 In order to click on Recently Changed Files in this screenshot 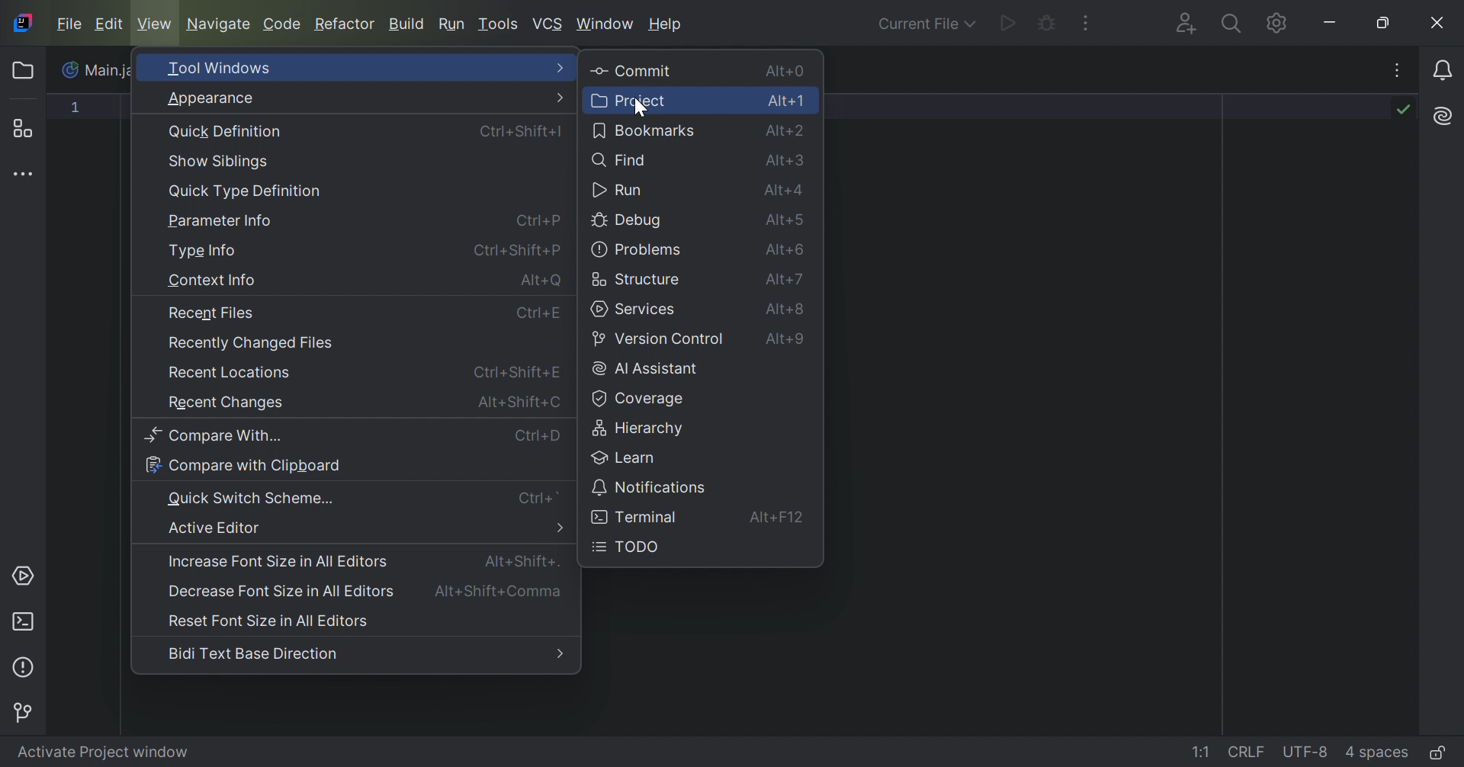, I will do `click(252, 344)`.